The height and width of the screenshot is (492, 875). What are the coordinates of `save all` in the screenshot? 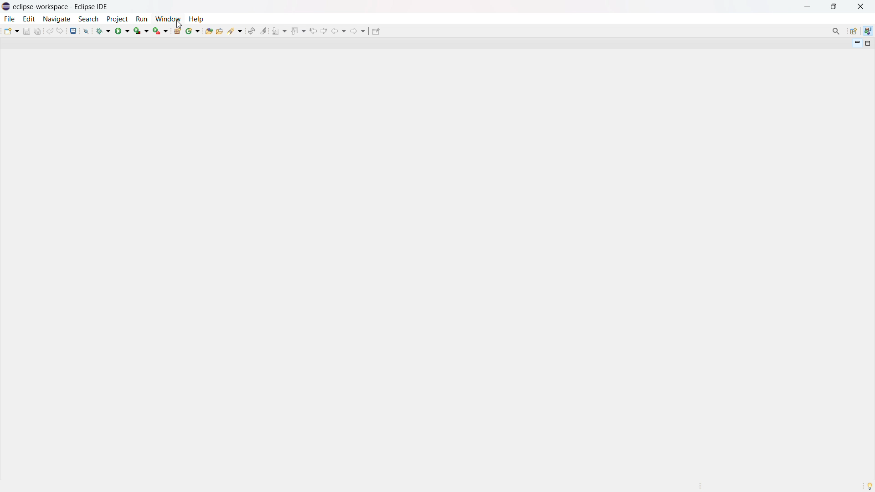 It's located at (38, 31).